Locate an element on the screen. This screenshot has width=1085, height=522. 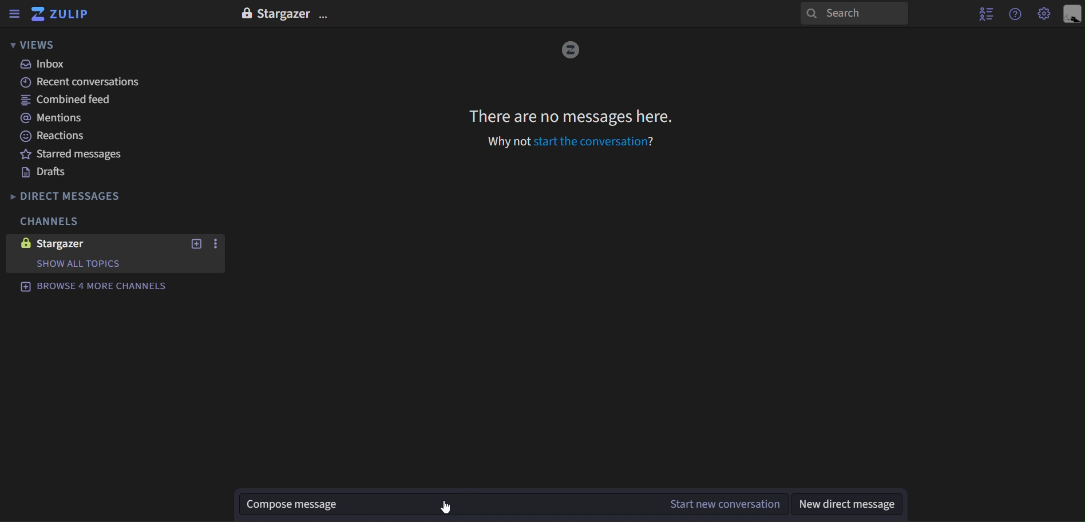
browse 4 more channels is located at coordinates (90, 288).